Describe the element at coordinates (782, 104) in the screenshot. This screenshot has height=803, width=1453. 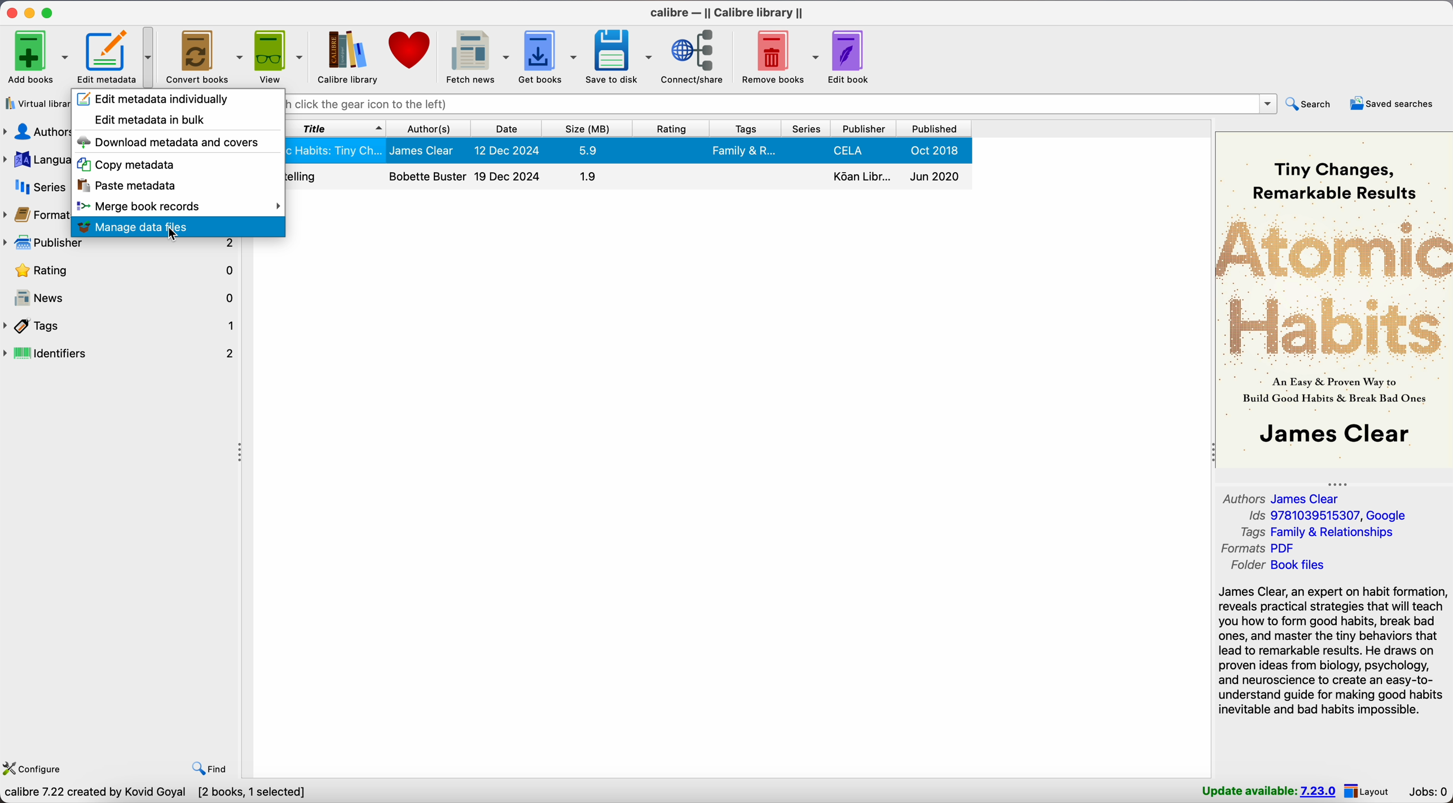
I see `search bar` at that location.